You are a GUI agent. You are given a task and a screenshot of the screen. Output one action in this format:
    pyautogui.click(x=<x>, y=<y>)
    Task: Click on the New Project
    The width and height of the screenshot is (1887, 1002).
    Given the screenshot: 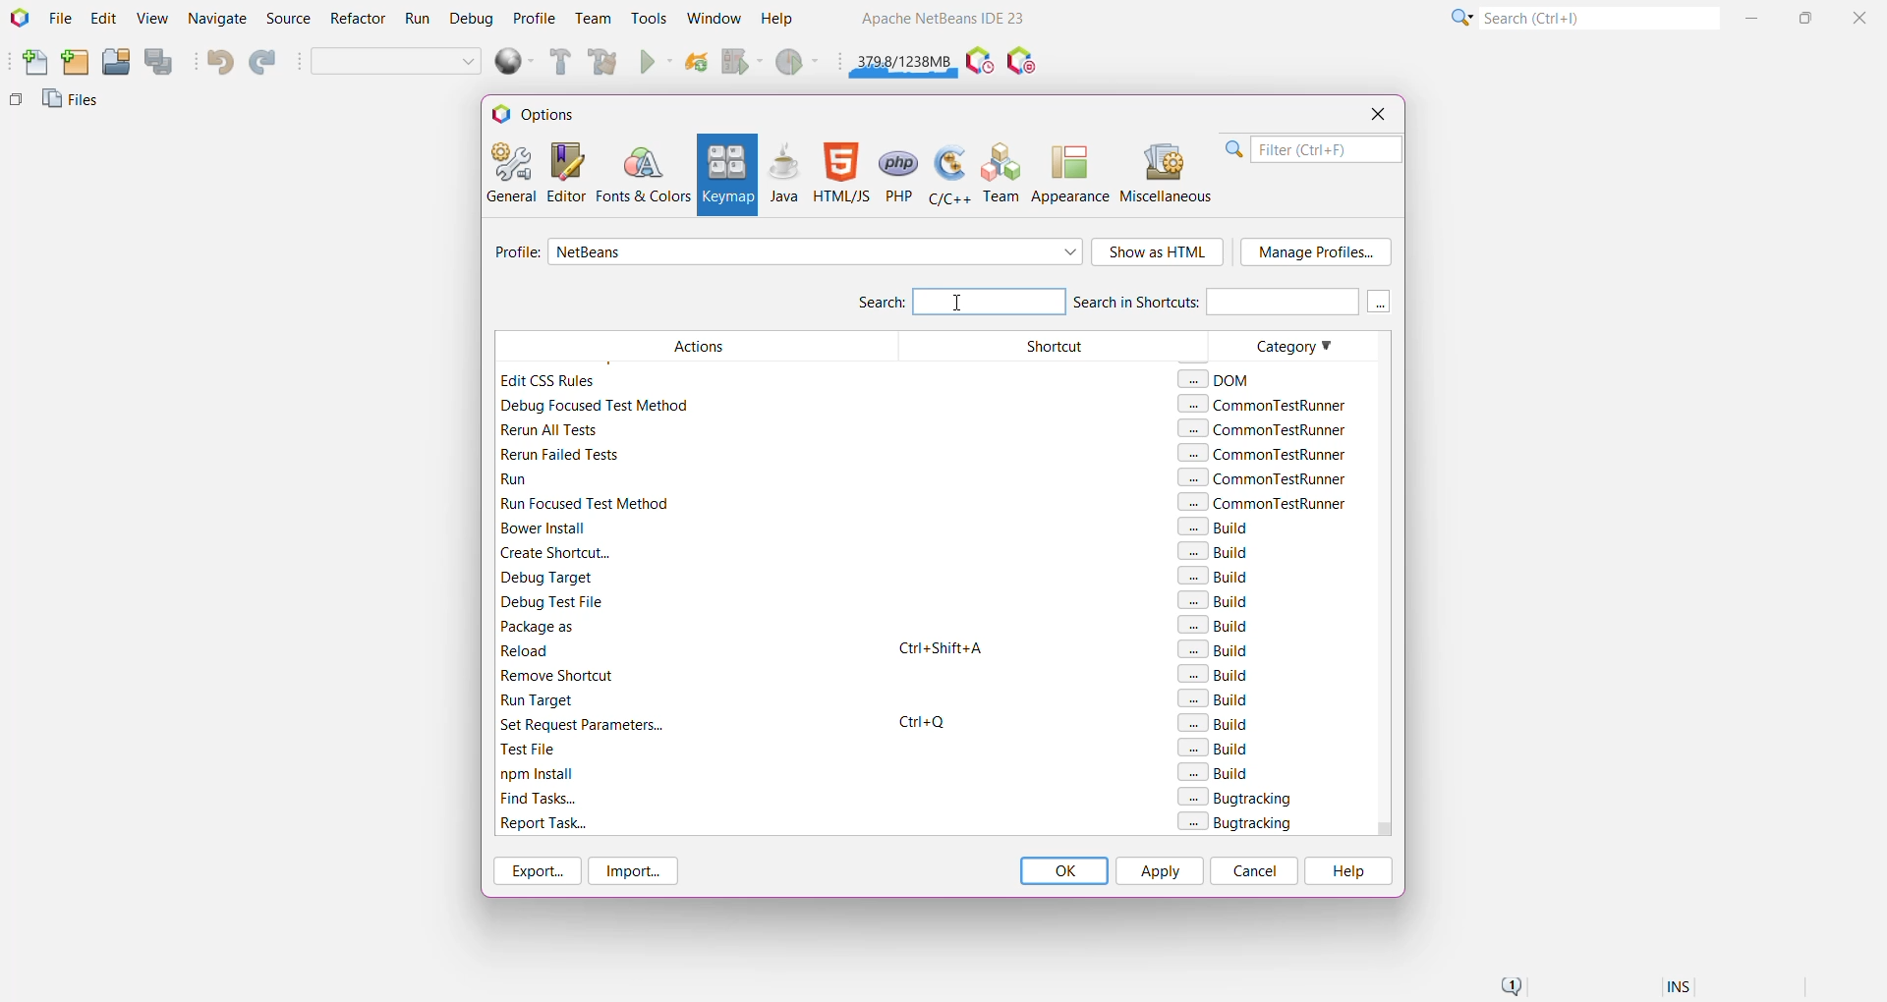 What is the action you would take?
    pyautogui.click(x=75, y=63)
    